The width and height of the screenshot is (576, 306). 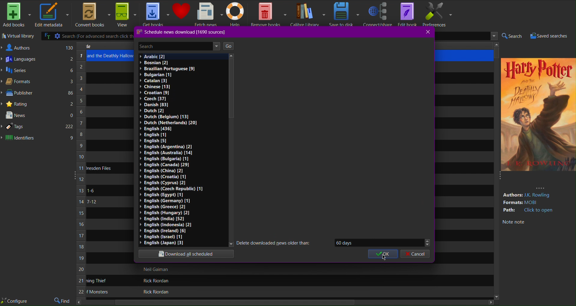 I want to click on Schedule news download, so click(x=182, y=32).